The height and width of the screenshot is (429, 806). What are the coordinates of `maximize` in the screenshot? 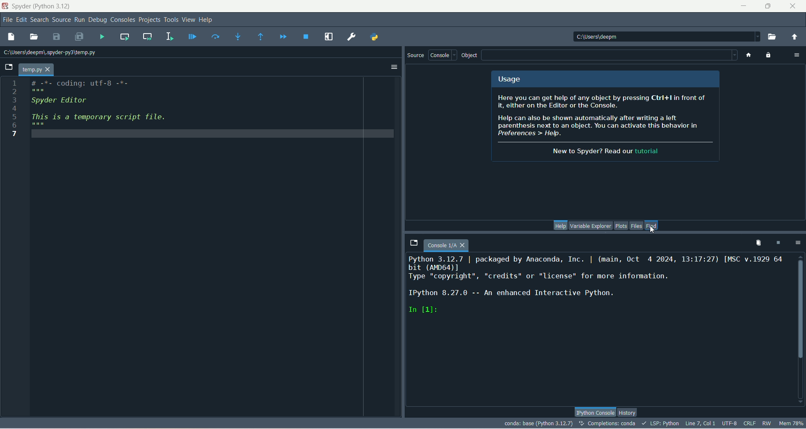 It's located at (768, 6).